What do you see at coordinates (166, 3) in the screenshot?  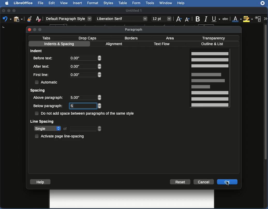 I see `Window` at bounding box center [166, 3].